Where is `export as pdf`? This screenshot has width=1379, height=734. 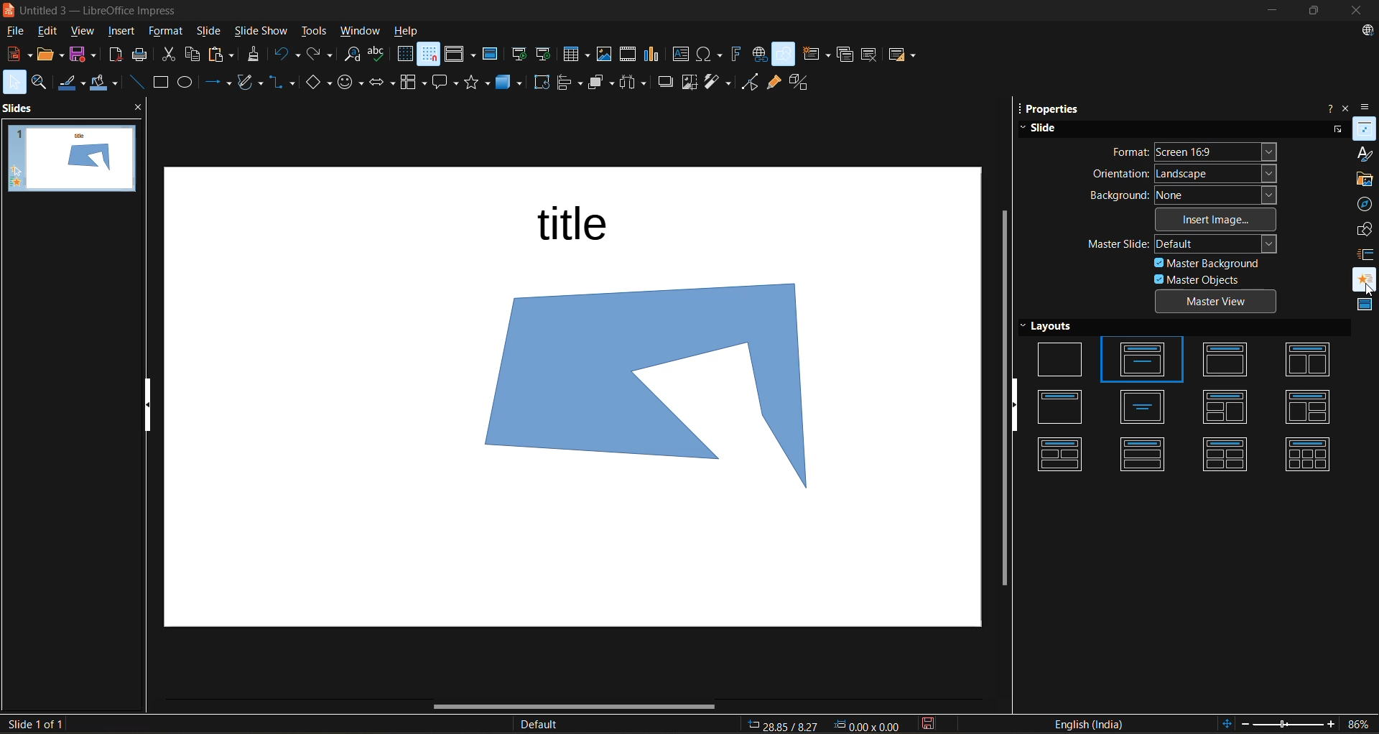 export as pdf is located at coordinates (114, 54).